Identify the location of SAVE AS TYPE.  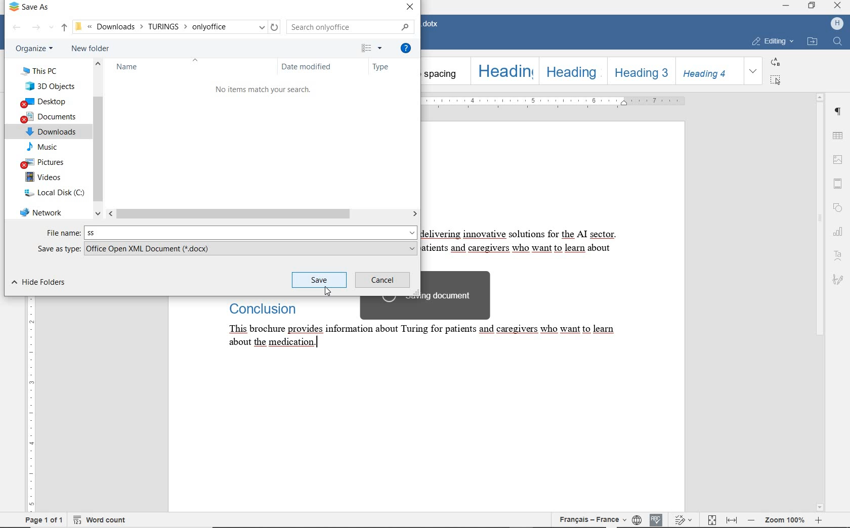
(60, 249).